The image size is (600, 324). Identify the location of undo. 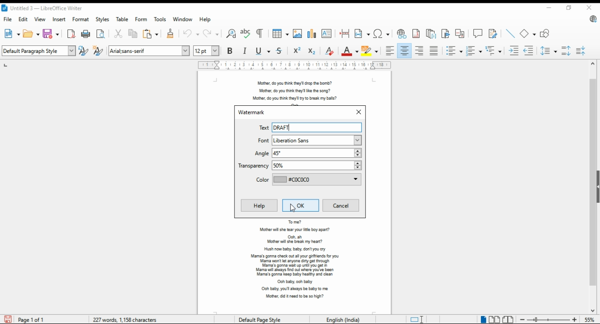
(191, 34).